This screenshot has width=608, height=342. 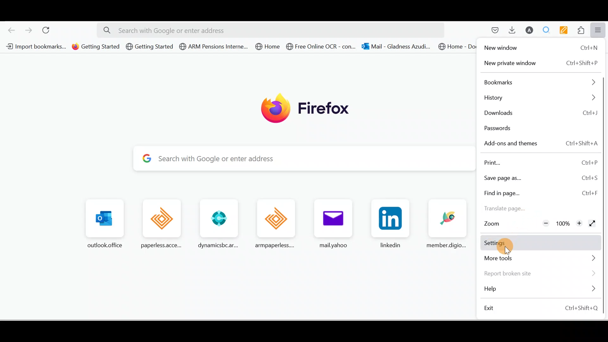 I want to click on Find in page  Ctrl+F, so click(x=541, y=192).